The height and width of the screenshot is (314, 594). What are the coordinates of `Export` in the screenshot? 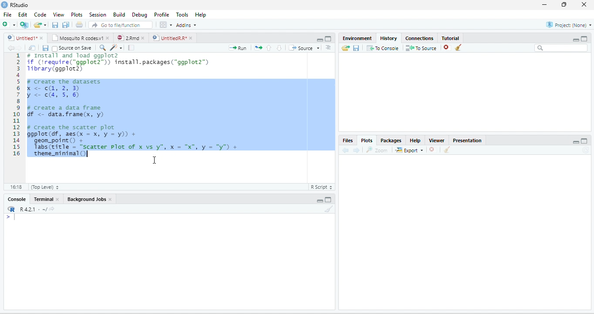 It's located at (409, 150).